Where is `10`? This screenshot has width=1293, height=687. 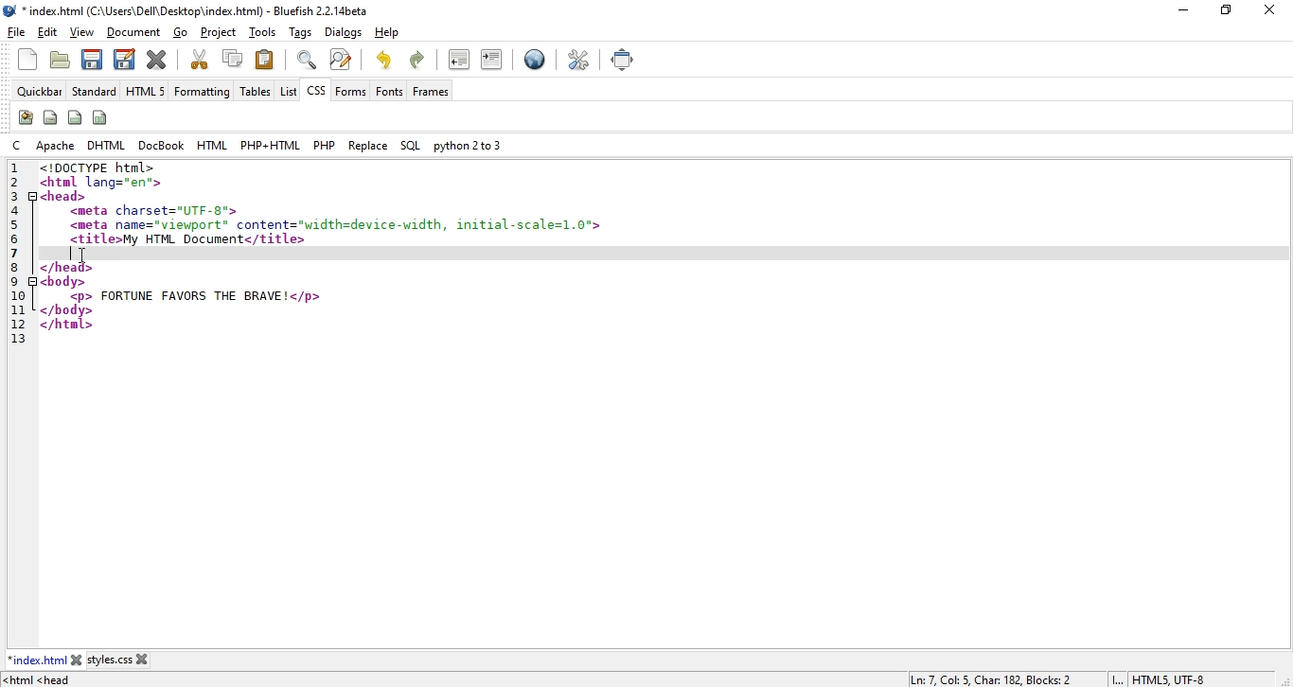 10 is located at coordinates (21, 295).